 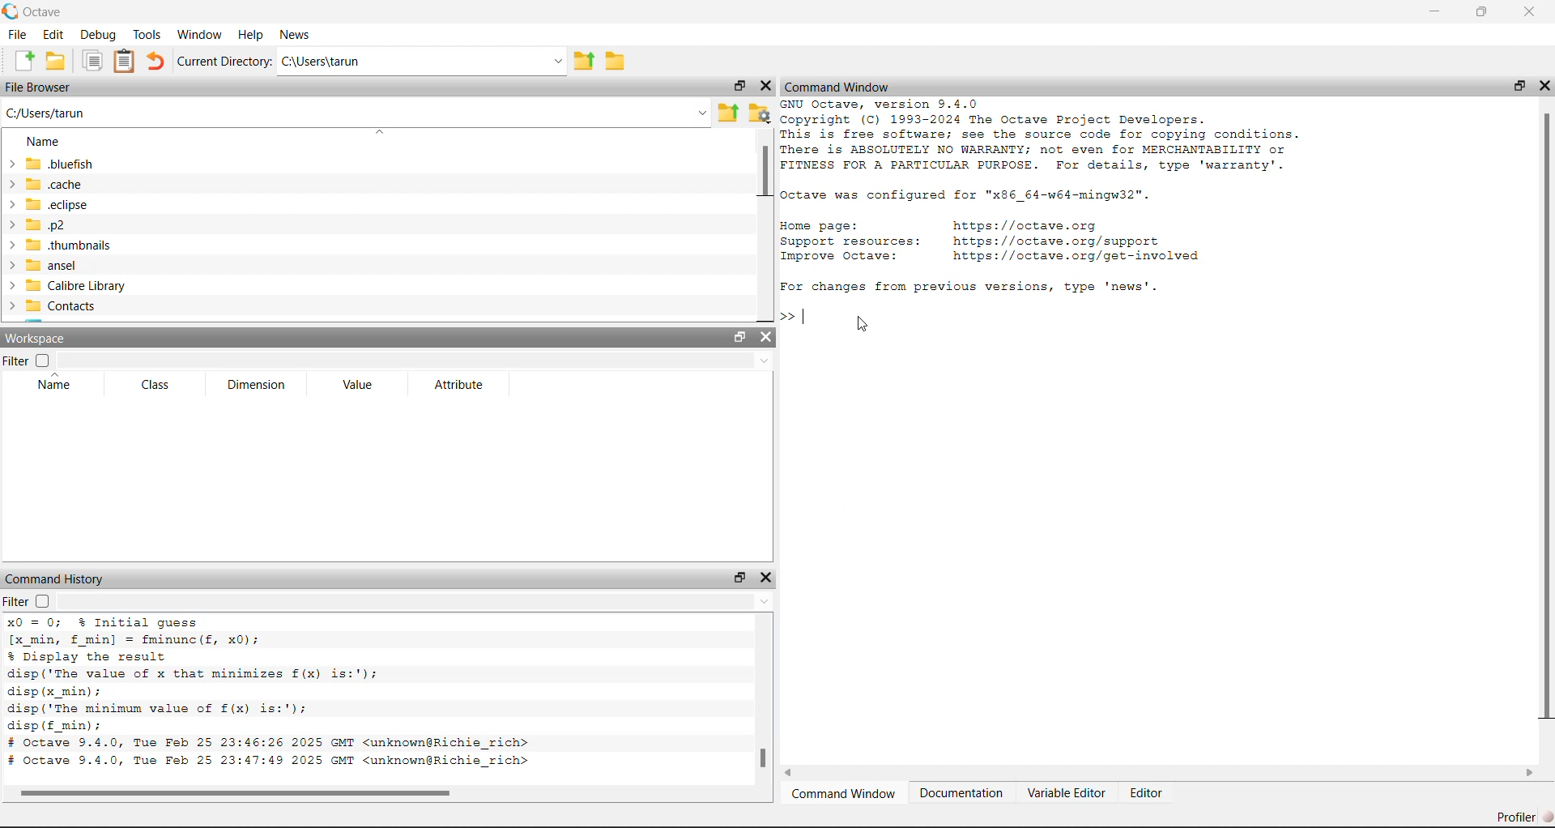 I want to click on Right, so click(x=1530, y=770).